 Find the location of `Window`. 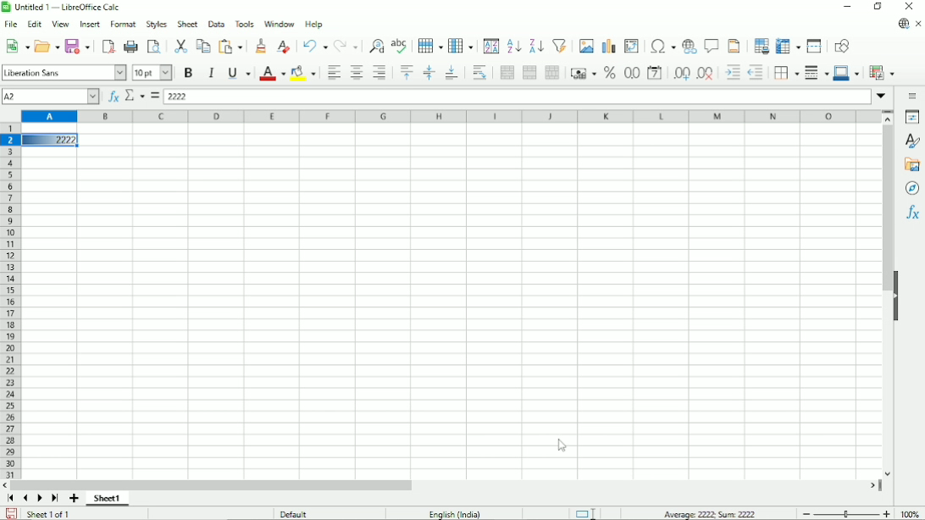

Window is located at coordinates (280, 24).